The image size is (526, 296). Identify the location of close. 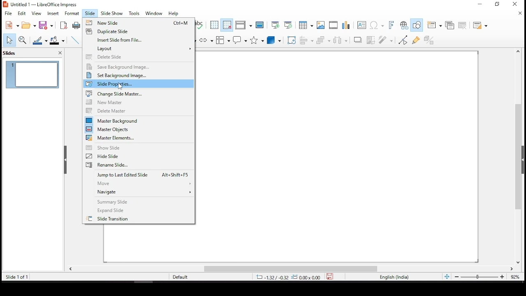
(519, 13).